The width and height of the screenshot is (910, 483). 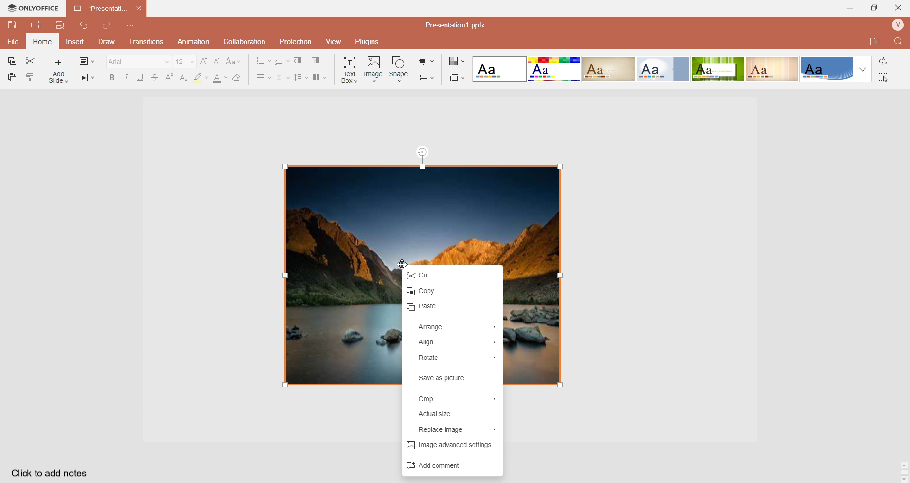 I want to click on Replace, so click(x=884, y=60).